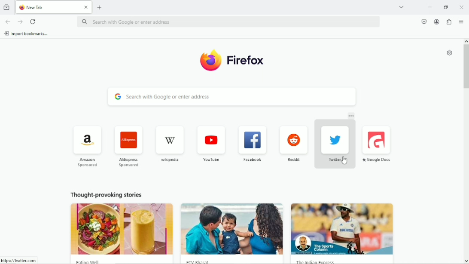 This screenshot has height=264, width=469. What do you see at coordinates (33, 21) in the screenshot?
I see `reload current page` at bounding box center [33, 21].